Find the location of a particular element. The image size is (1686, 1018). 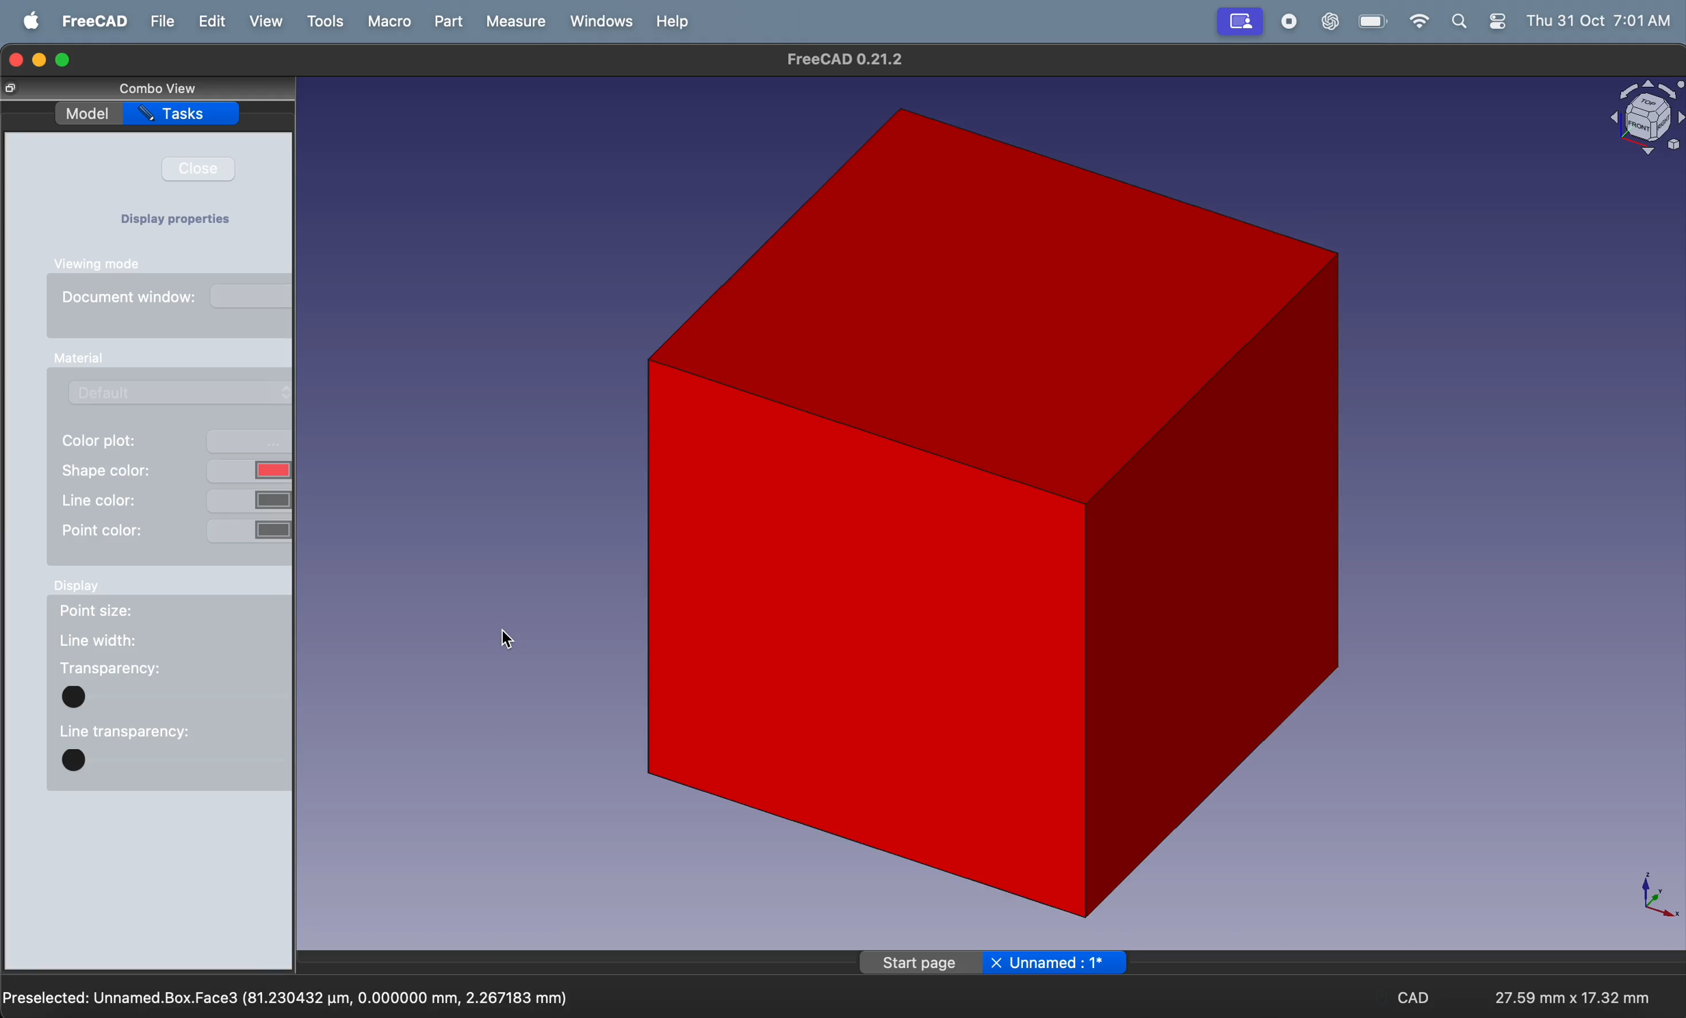

shape color is located at coordinates (177, 469).